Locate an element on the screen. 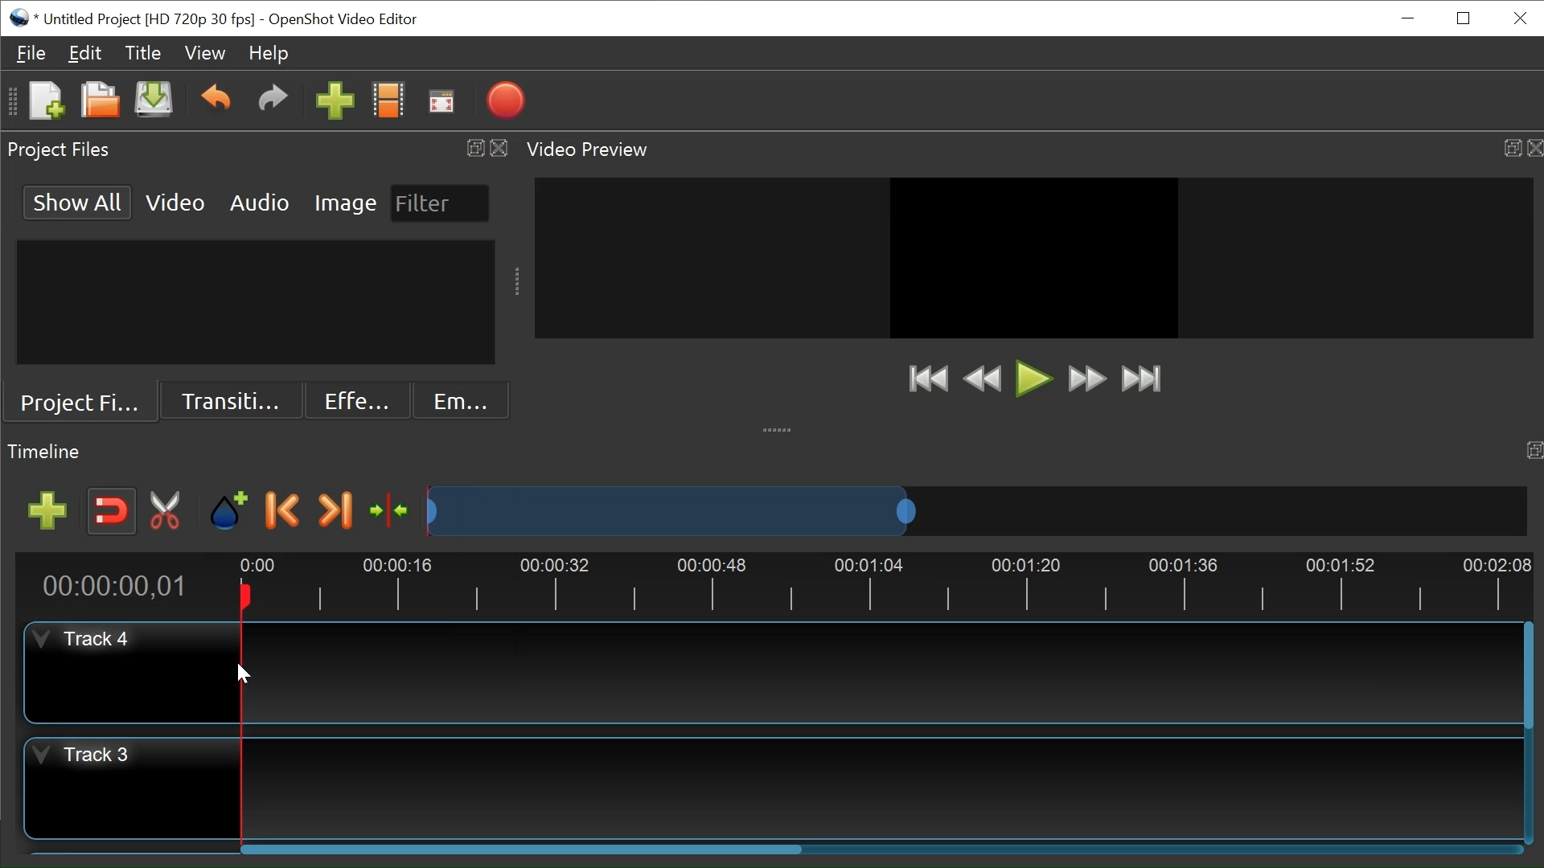 Image resolution: width=1544 pixels, height=868 pixels. Track Header is located at coordinates (133, 788).